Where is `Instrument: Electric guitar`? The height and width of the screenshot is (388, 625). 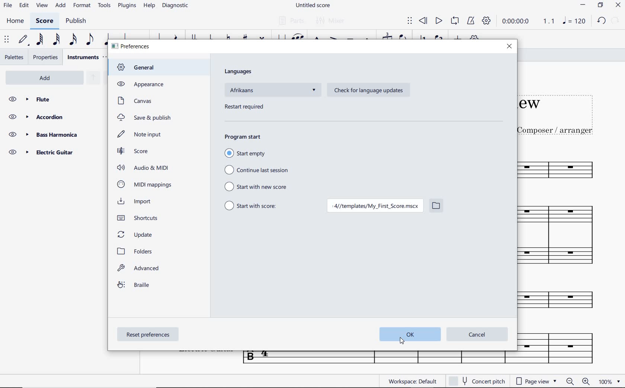 Instrument: Electric guitar is located at coordinates (561, 347).